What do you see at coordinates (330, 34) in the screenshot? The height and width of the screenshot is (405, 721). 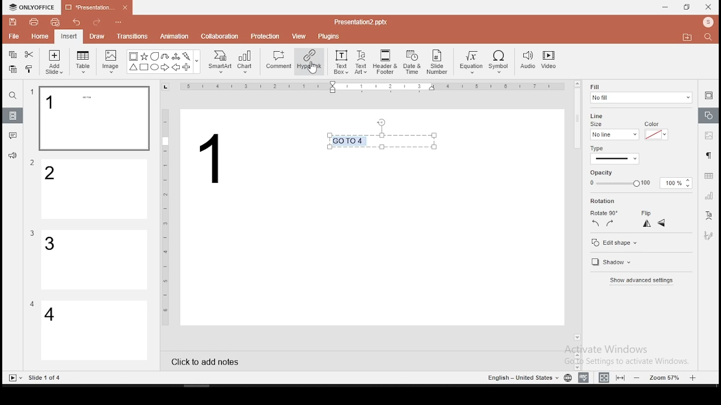 I see `plugins` at bounding box center [330, 34].